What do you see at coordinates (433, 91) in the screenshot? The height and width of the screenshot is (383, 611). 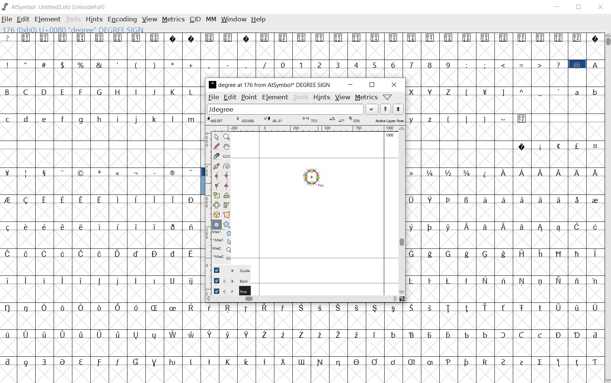 I see `capital letter X Y Z` at bounding box center [433, 91].